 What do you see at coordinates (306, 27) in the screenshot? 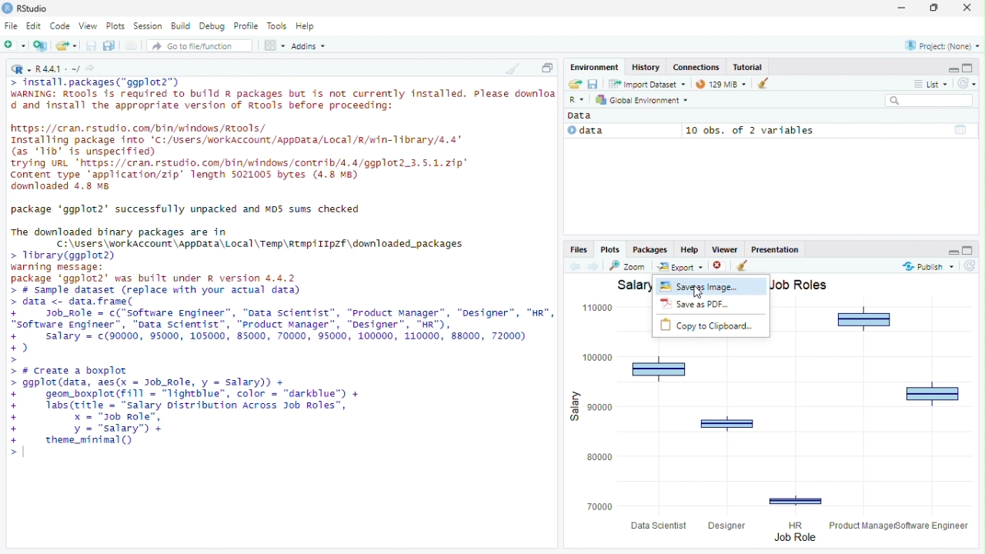
I see `Help` at bounding box center [306, 27].